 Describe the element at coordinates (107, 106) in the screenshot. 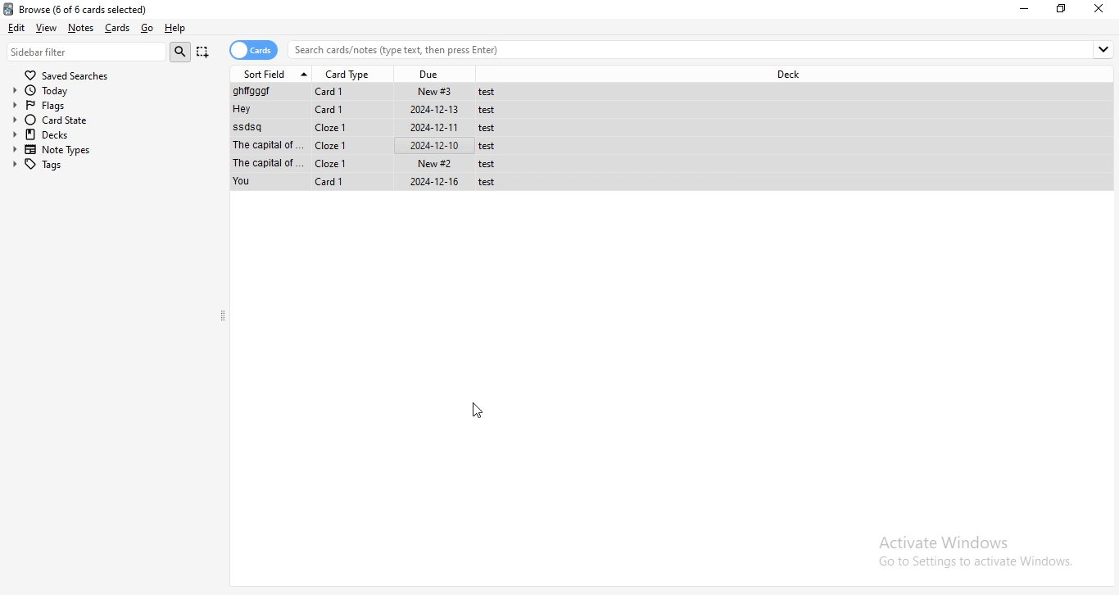

I see `flags` at that location.